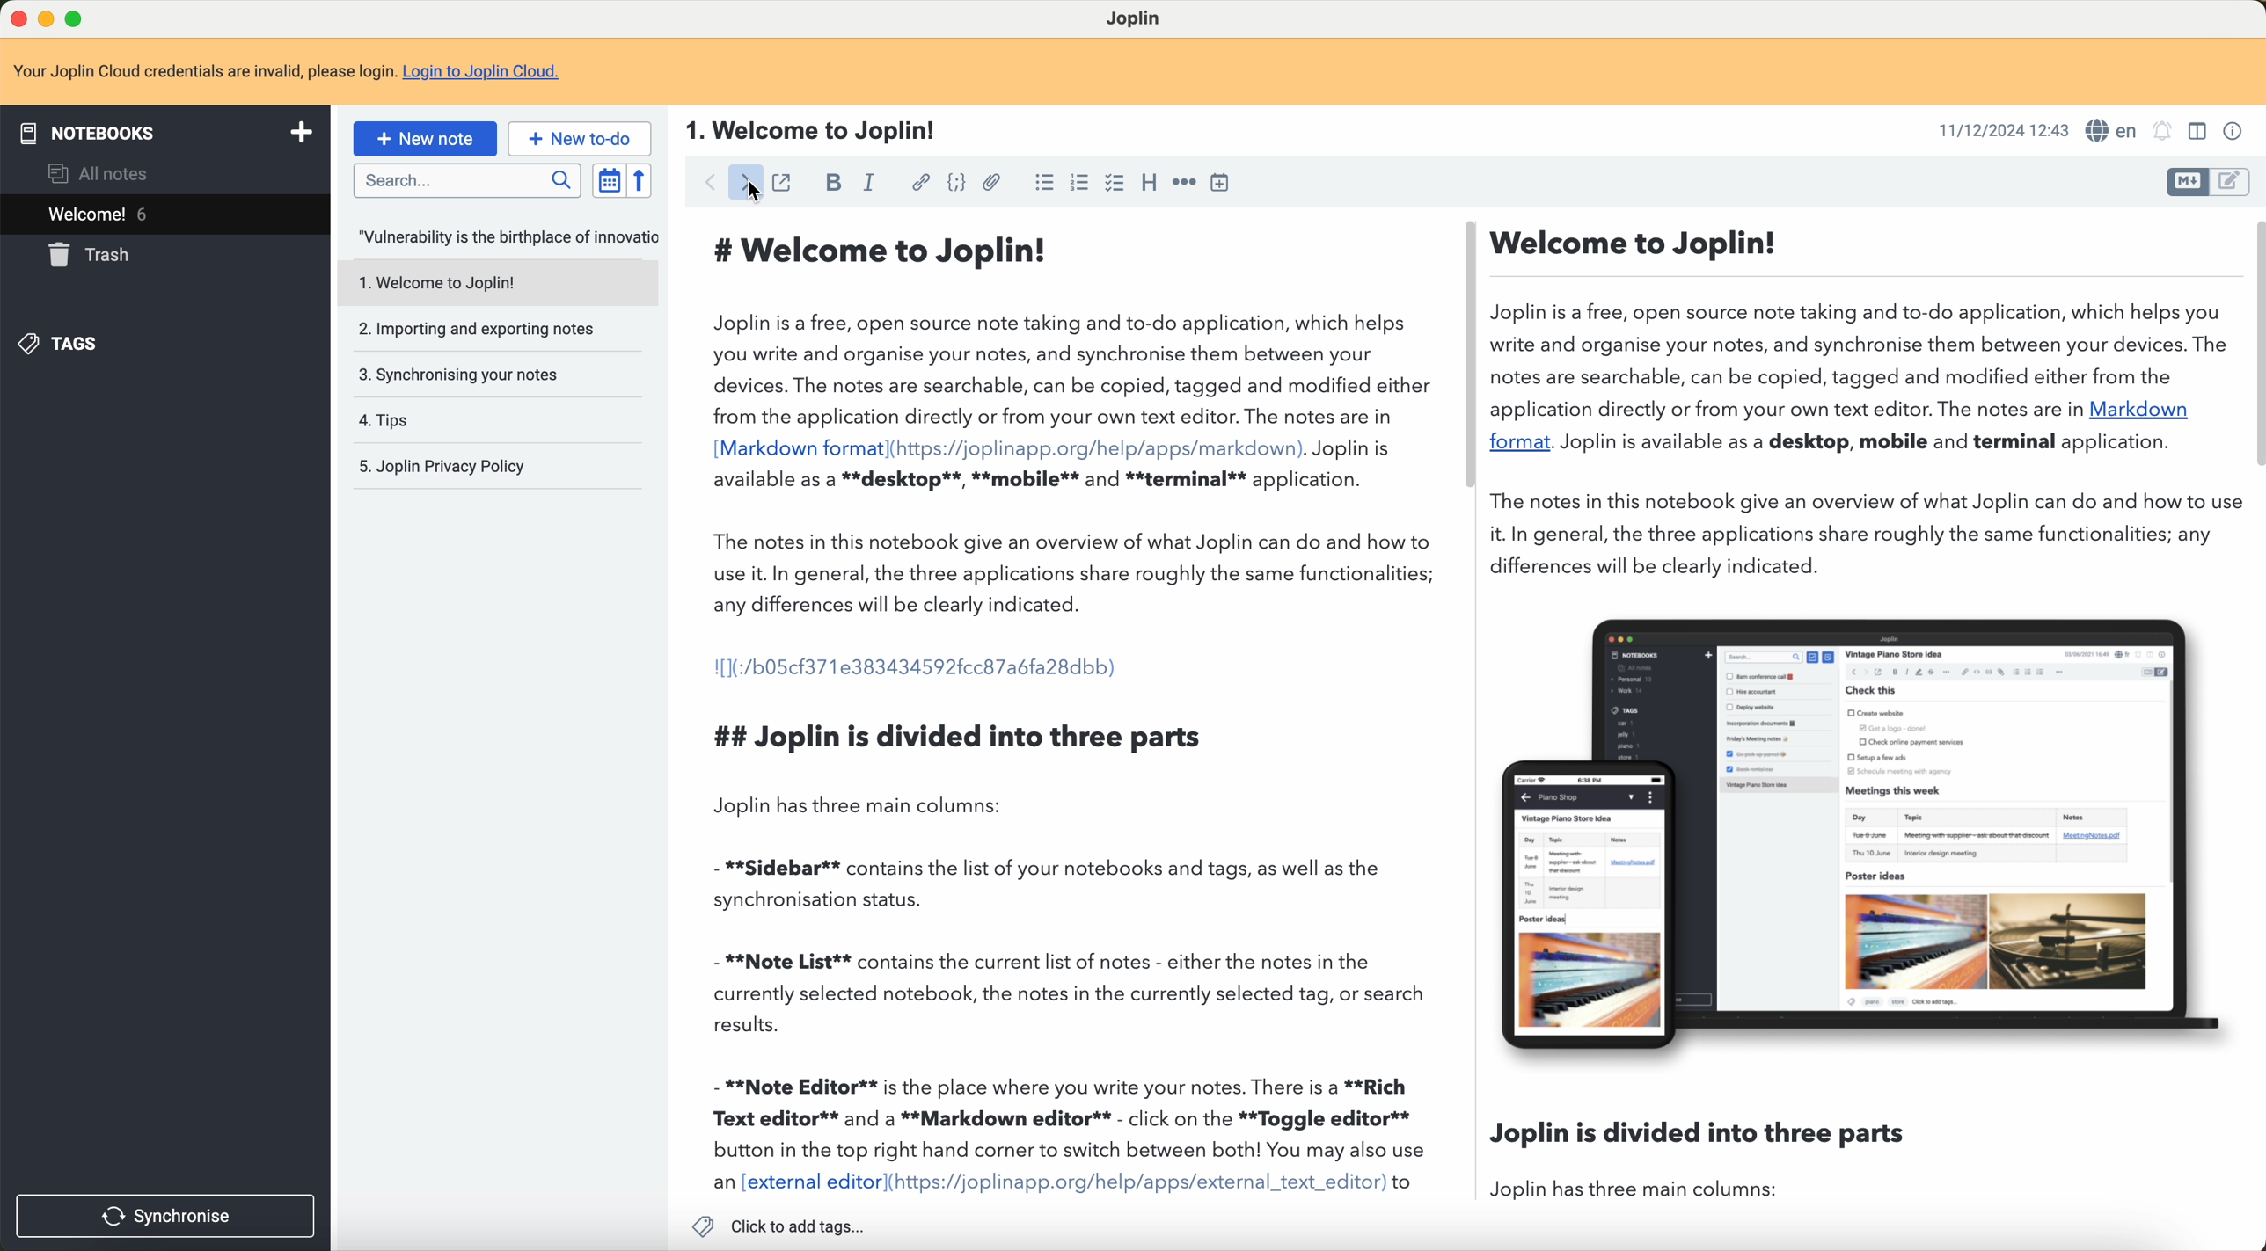 The width and height of the screenshot is (2266, 1251). What do you see at coordinates (961, 731) in the screenshot?
I see `## Joplin is divided into three parts` at bounding box center [961, 731].